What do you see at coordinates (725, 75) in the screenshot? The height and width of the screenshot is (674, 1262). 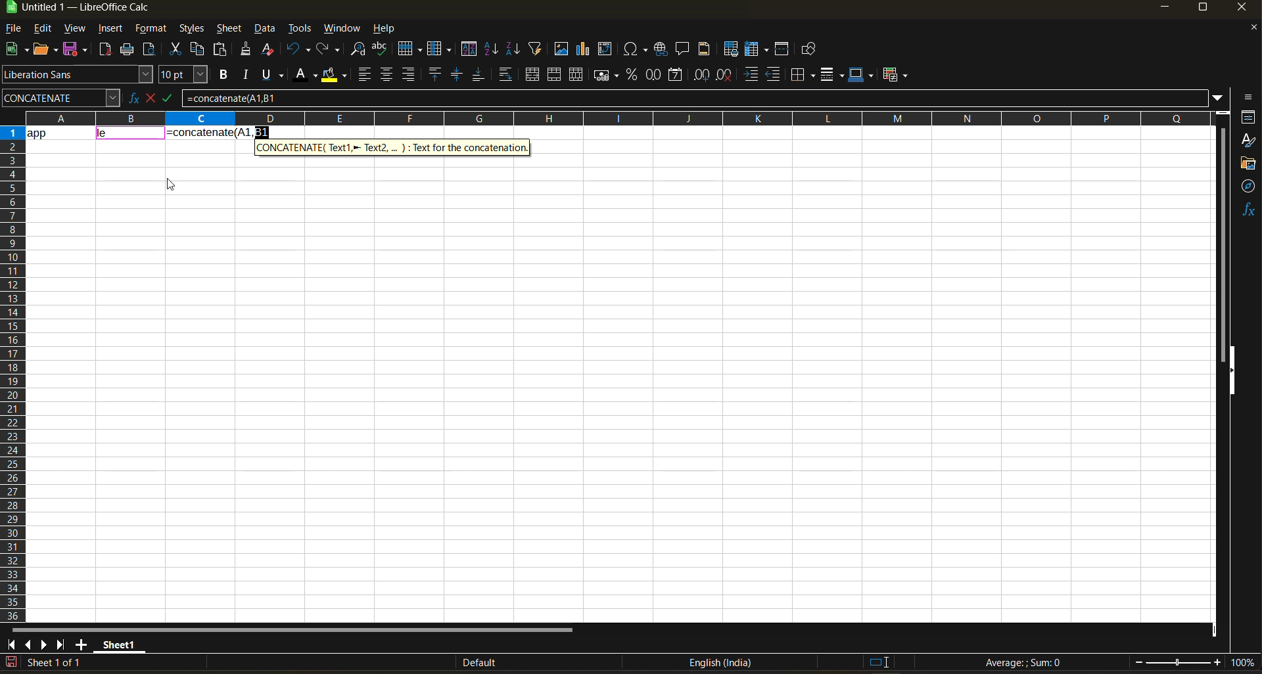 I see `delete decimal place` at bounding box center [725, 75].